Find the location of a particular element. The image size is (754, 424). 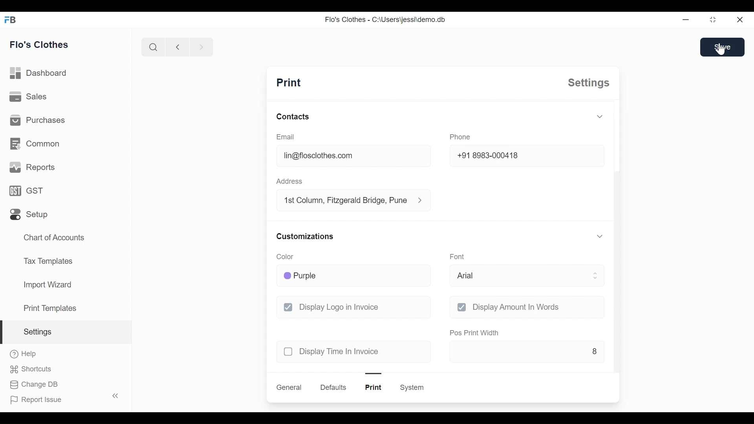

close is located at coordinates (739, 19).